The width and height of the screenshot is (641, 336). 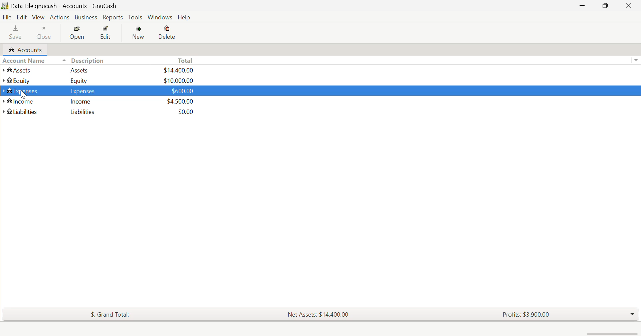 What do you see at coordinates (7, 17) in the screenshot?
I see `File` at bounding box center [7, 17].